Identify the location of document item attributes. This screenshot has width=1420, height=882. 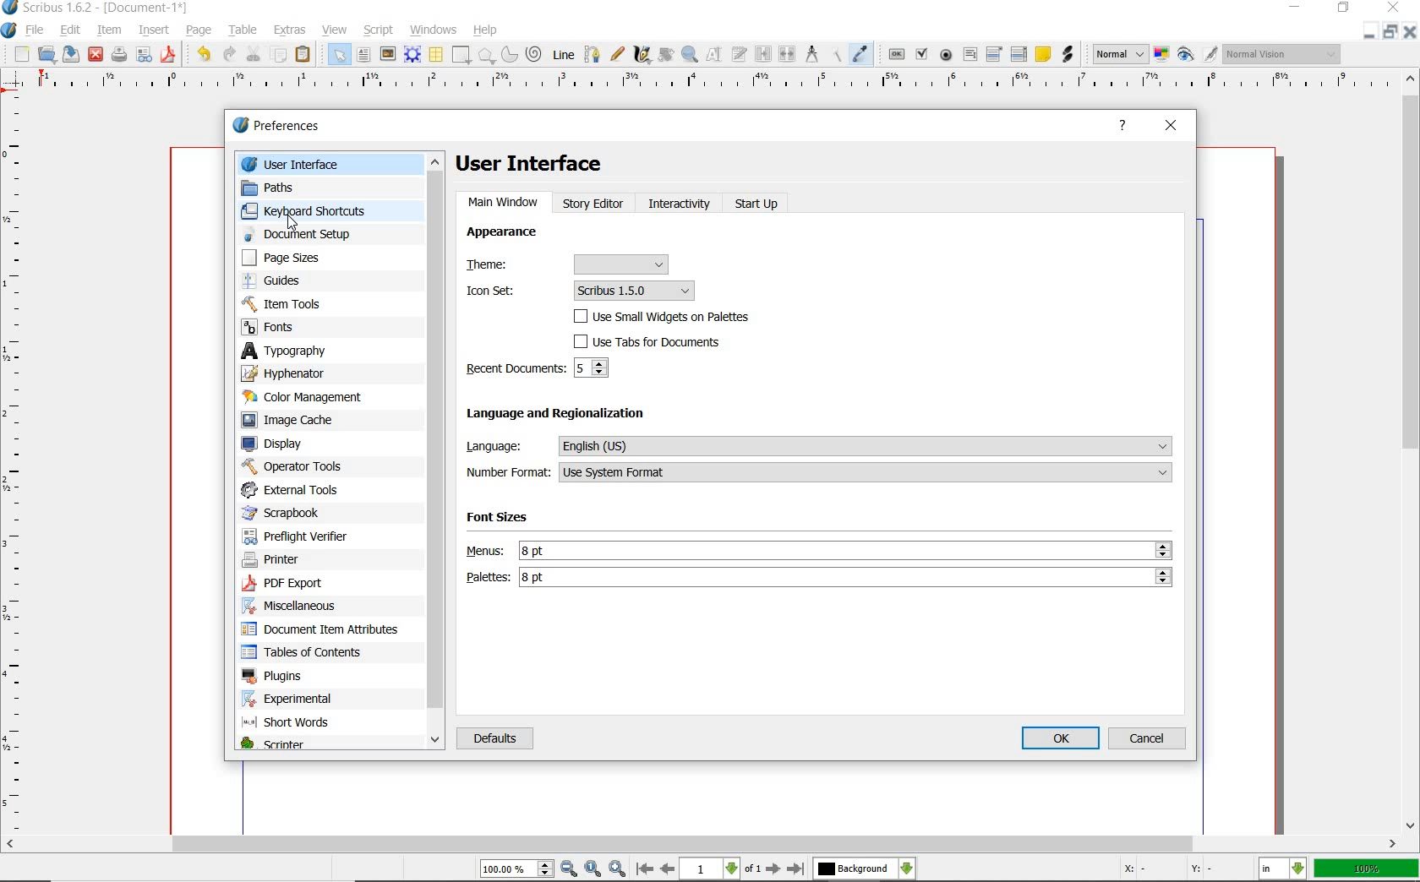
(325, 630).